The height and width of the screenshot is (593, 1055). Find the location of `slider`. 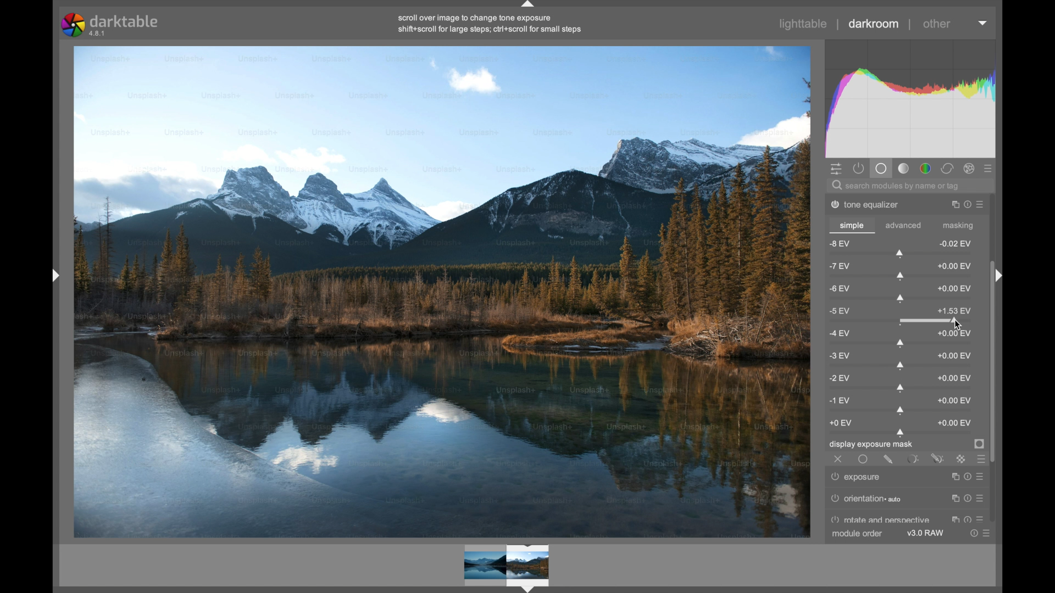

slider is located at coordinates (902, 411).